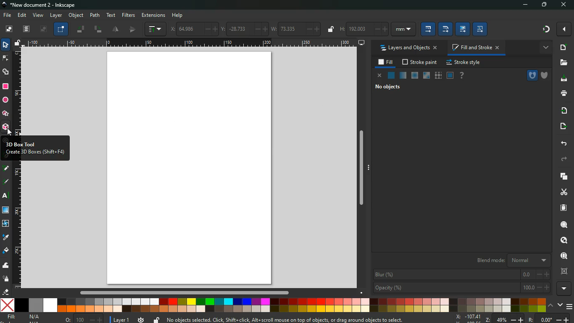 The image size is (574, 323). Describe the element at coordinates (6, 183) in the screenshot. I see `highlight` at that location.